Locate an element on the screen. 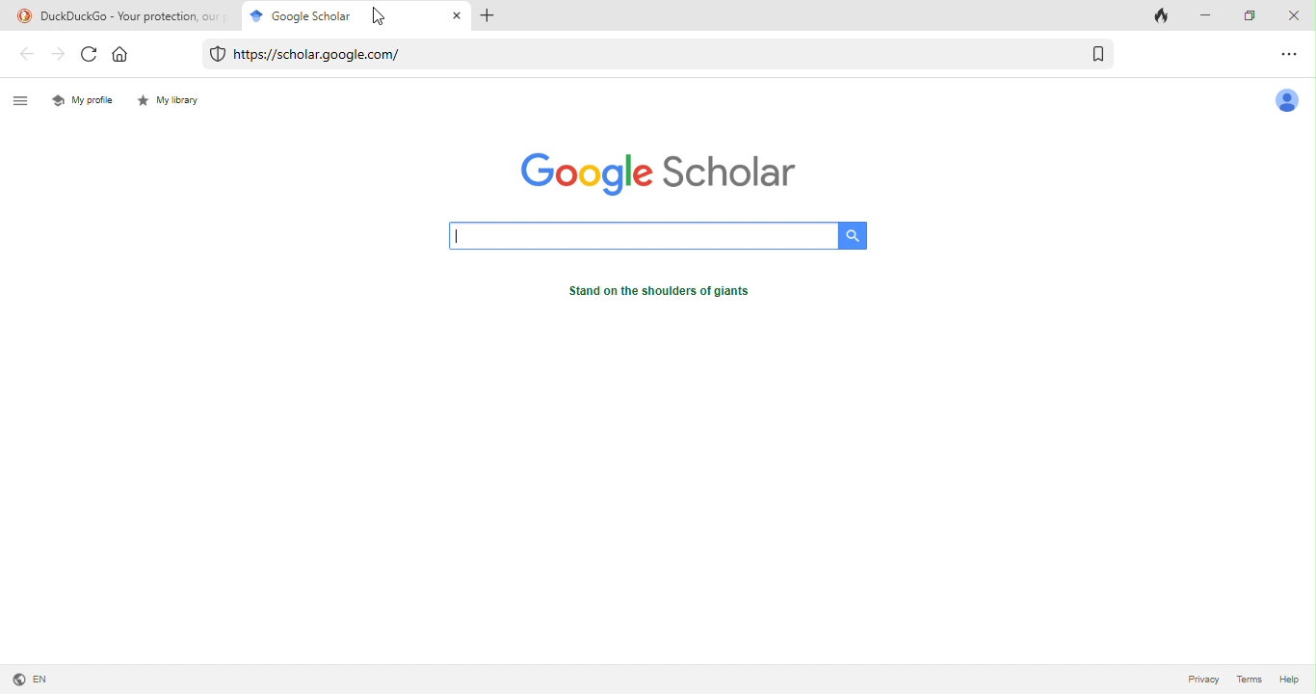 The width and height of the screenshot is (1316, 694). terms is located at coordinates (1249, 681).